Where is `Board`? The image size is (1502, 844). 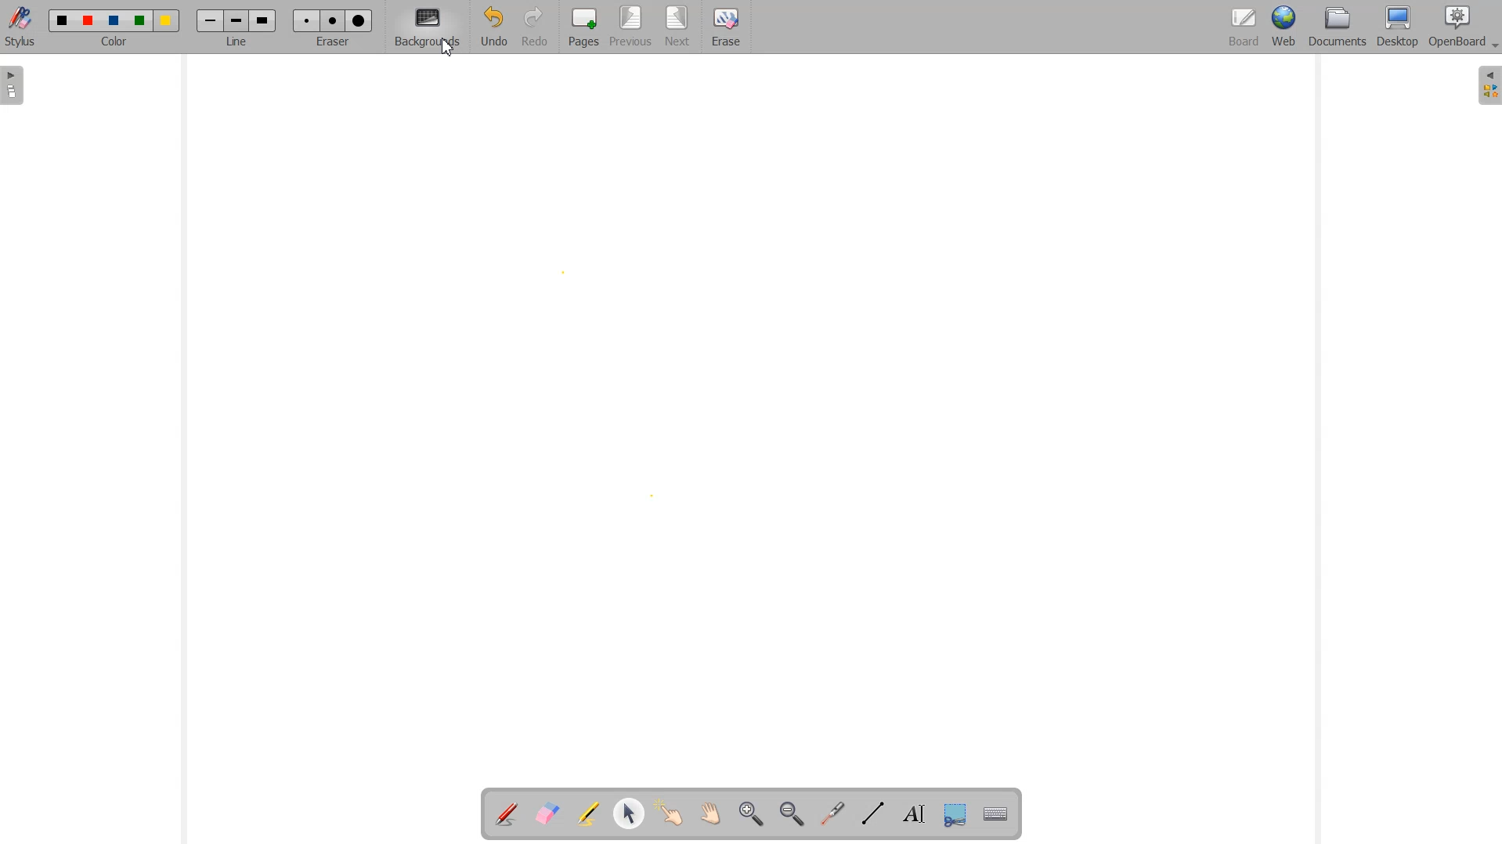 Board is located at coordinates (1244, 27).